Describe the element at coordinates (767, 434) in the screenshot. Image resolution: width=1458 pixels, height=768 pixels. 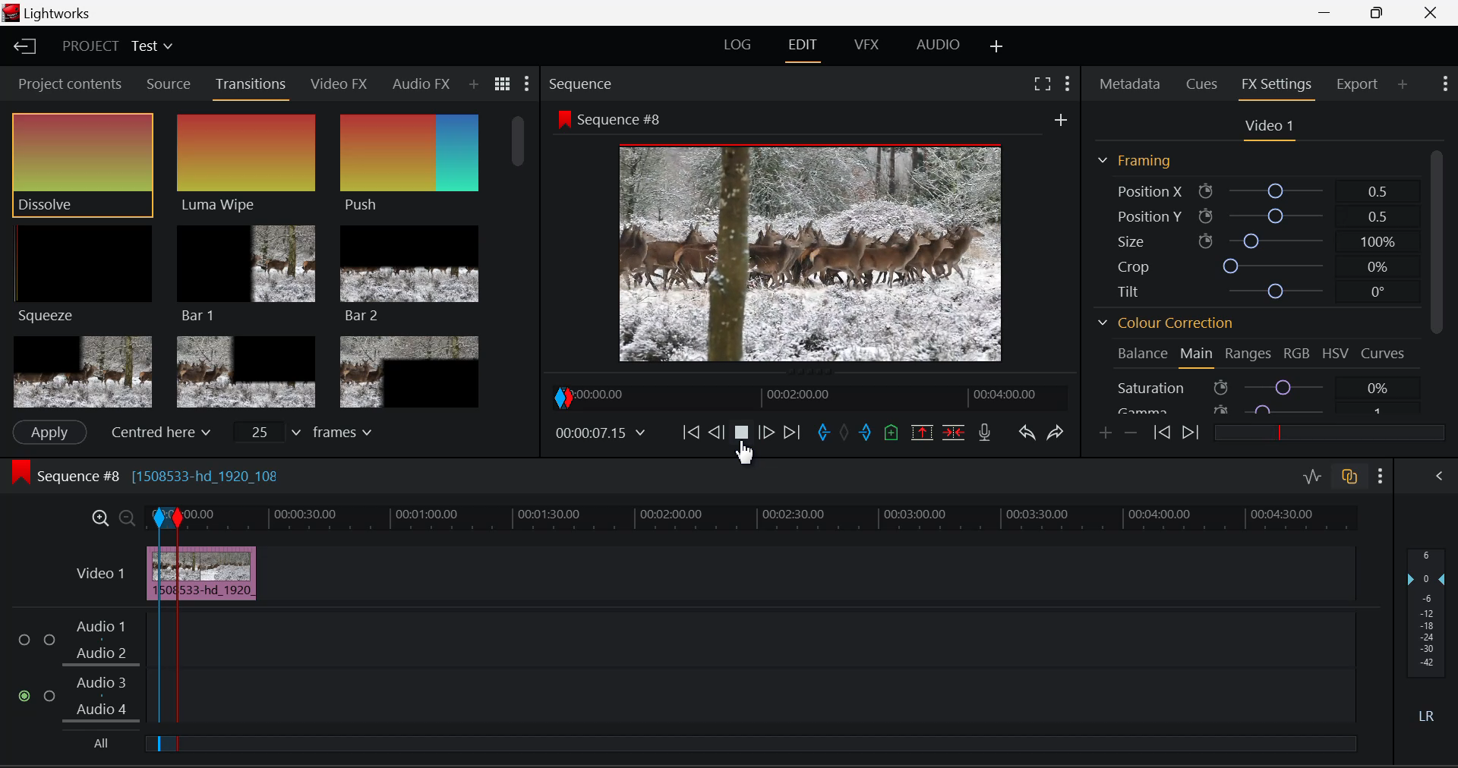
I see `Go Forward` at that location.